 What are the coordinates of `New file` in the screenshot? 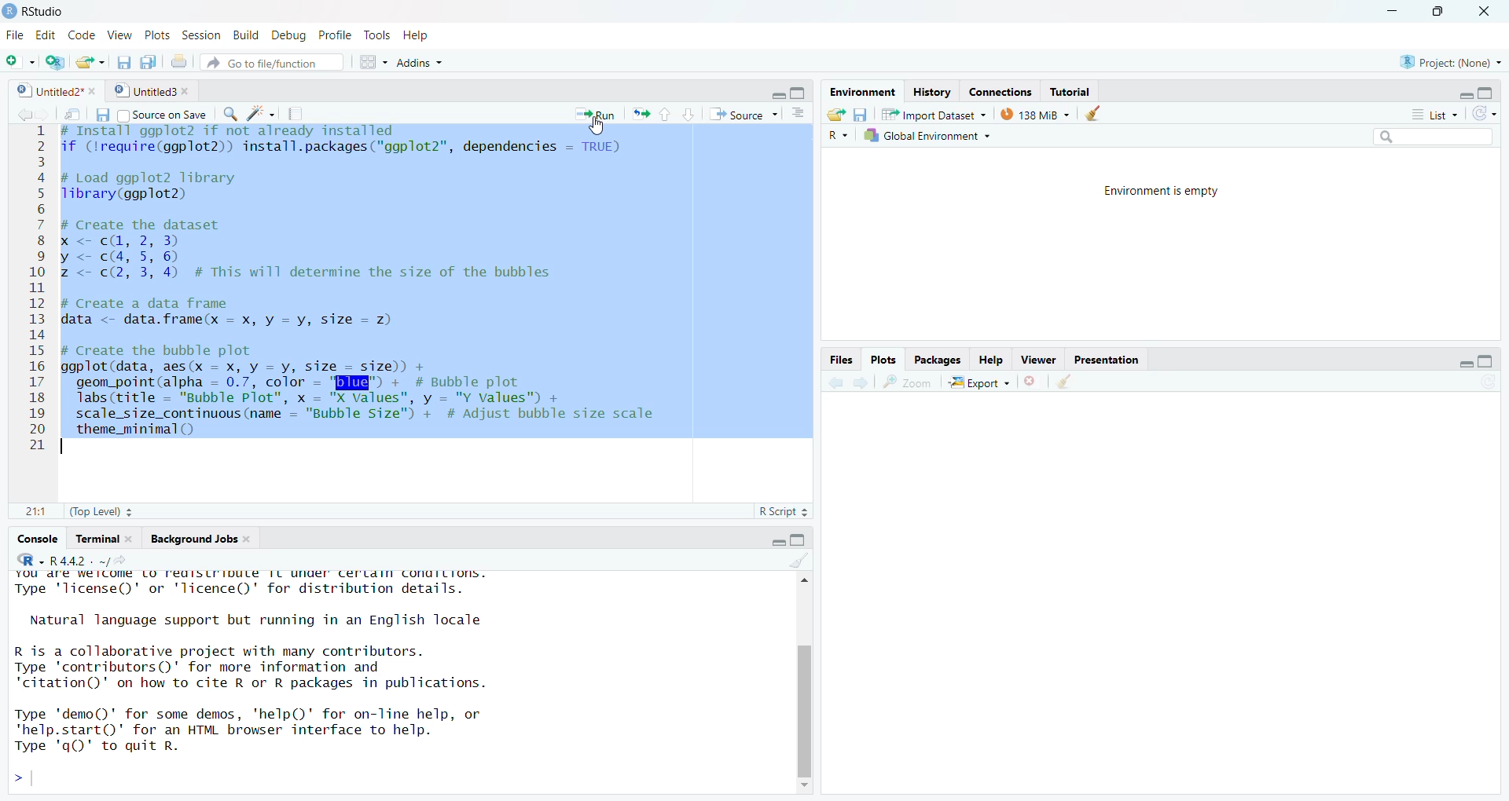 It's located at (17, 57).